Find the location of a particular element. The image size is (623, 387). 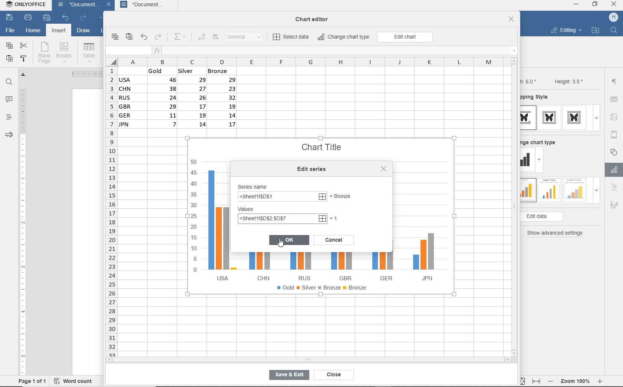

cut is located at coordinates (24, 45).